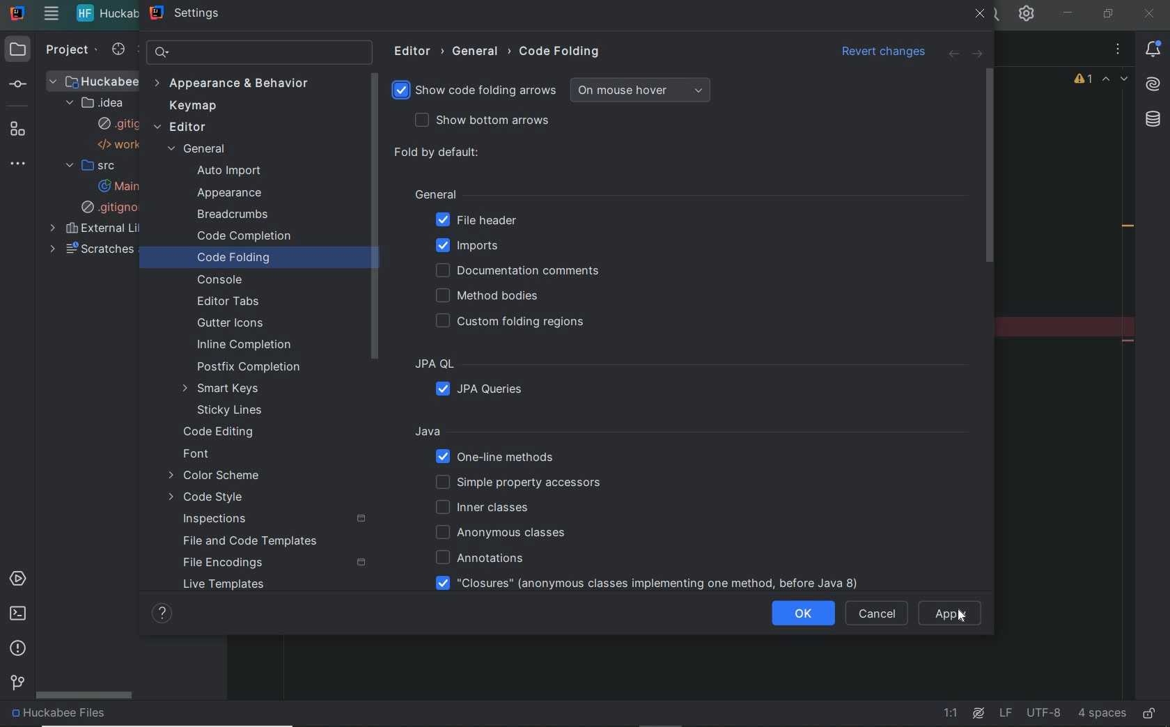  Describe the element at coordinates (1102, 713) in the screenshot. I see `indent` at that location.